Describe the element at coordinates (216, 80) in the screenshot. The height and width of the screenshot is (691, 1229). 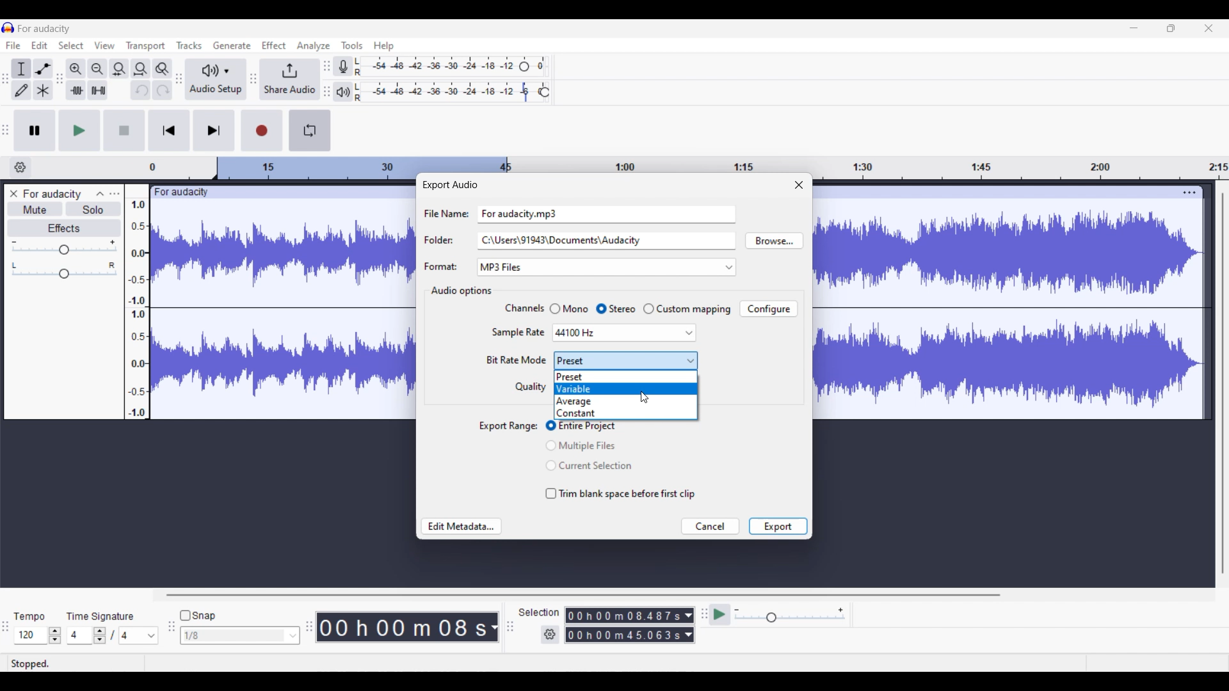
I see `Audio setup` at that location.